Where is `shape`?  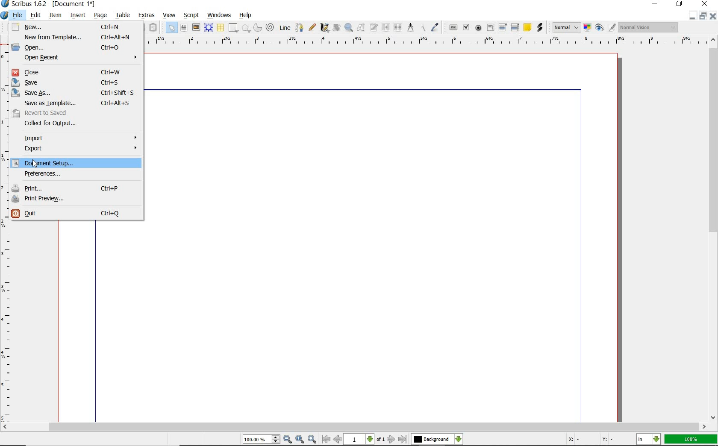 shape is located at coordinates (246, 28).